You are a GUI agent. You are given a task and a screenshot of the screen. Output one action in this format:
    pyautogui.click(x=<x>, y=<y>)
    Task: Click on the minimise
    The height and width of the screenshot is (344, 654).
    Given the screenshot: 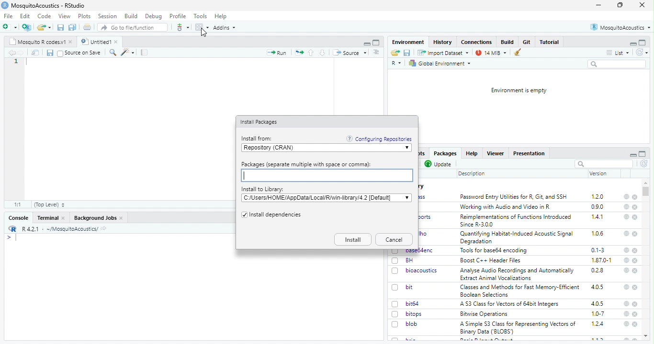 What is the action you would take?
    pyautogui.click(x=599, y=5)
    